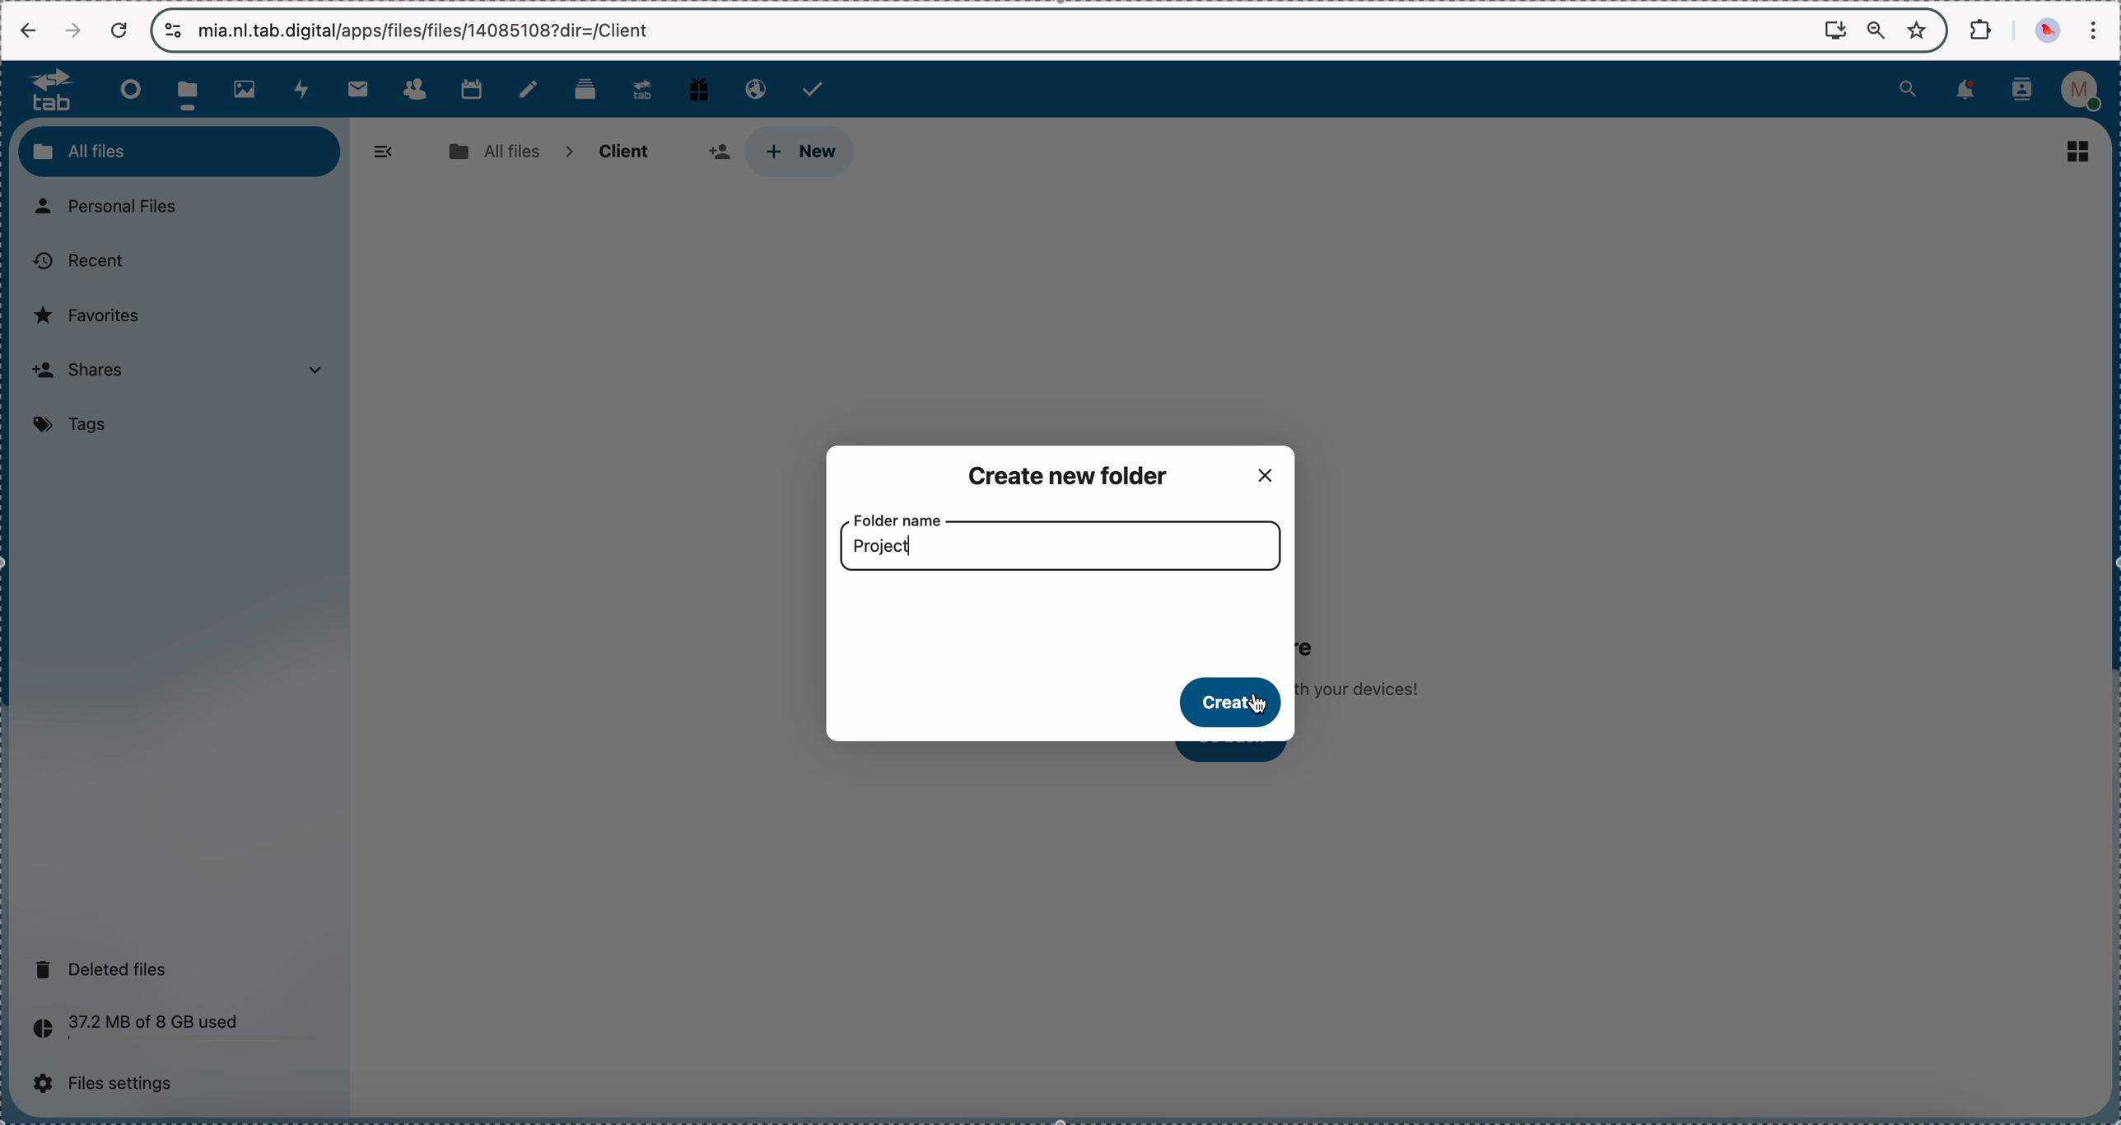  Describe the element at coordinates (1835, 29) in the screenshot. I see `screen` at that location.